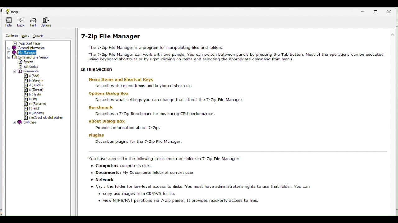 The image size is (398, 223). I want to click on print, so click(33, 22).